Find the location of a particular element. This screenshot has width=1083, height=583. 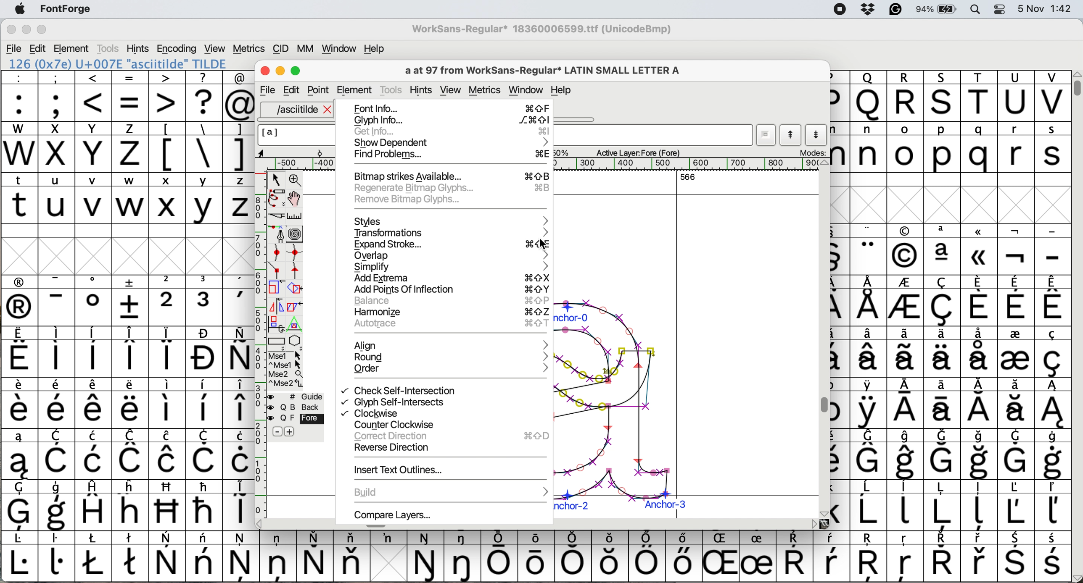

p is located at coordinates (943, 149).